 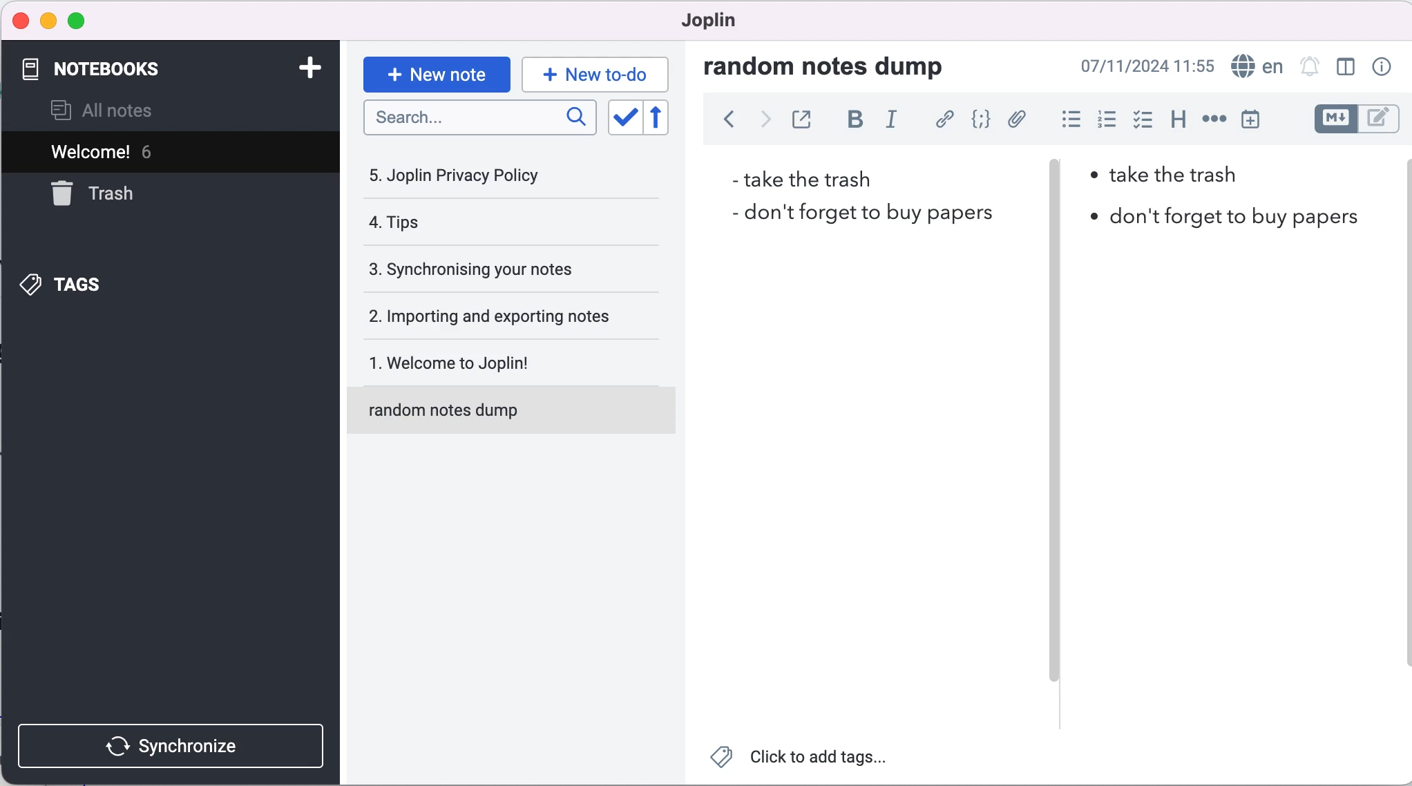 What do you see at coordinates (1056, 193) in the screenshot?
I see `vertical slider` at bounding box center [1056, 193].